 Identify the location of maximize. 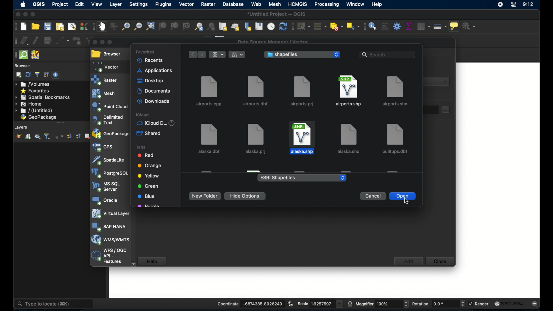
(114, 43).